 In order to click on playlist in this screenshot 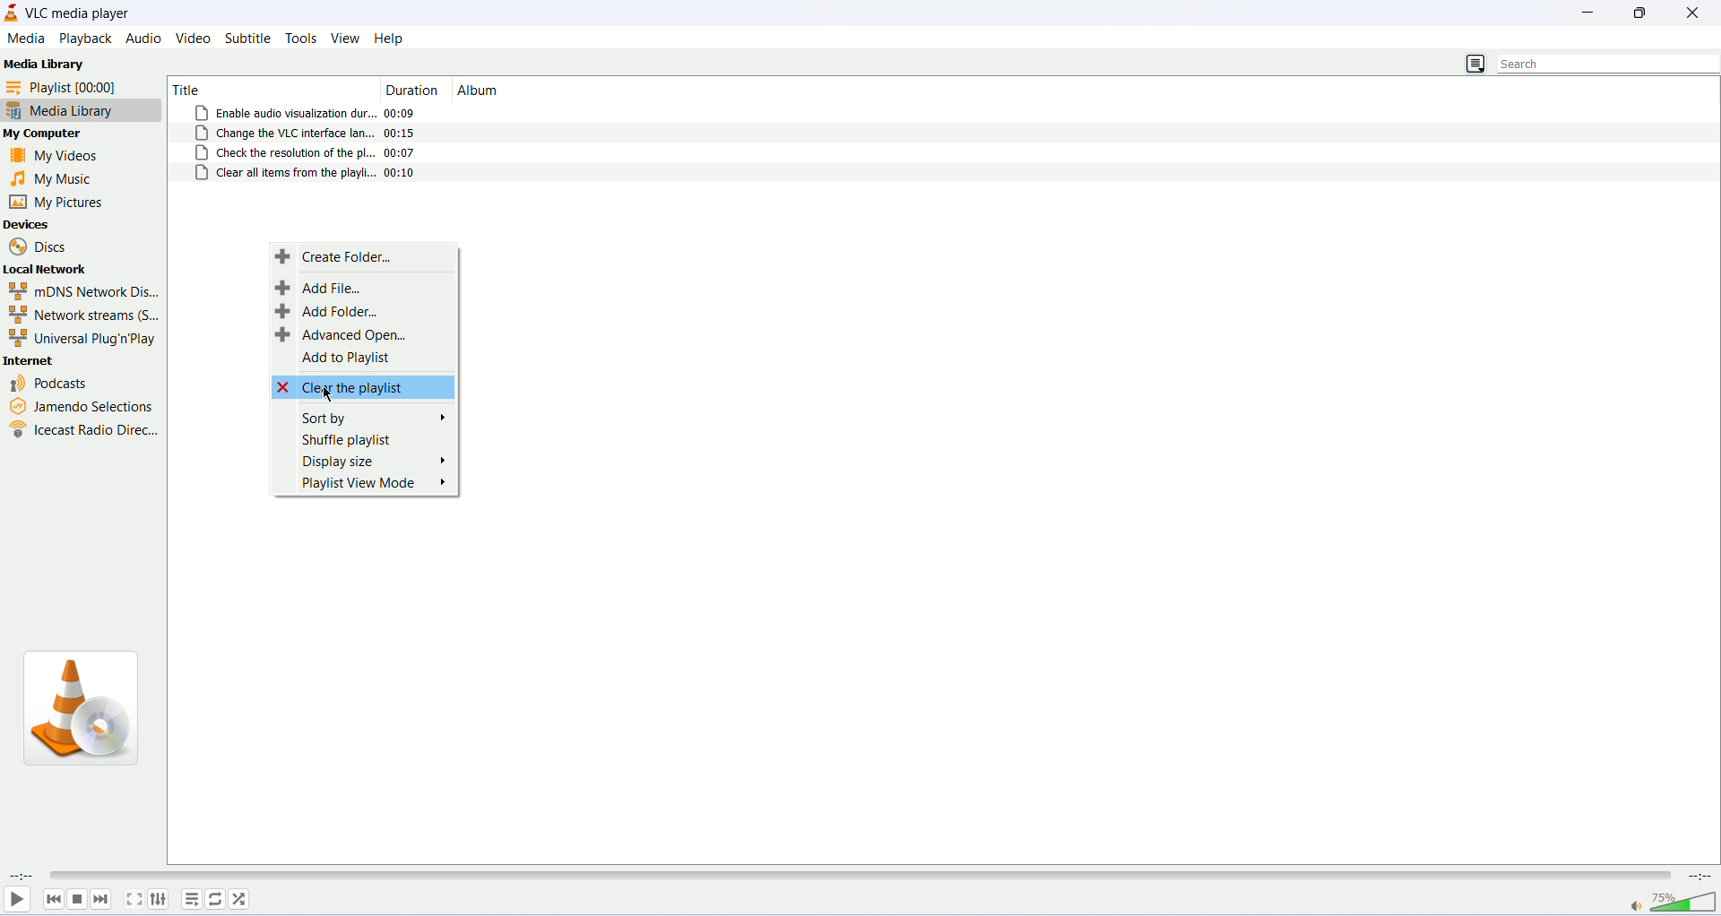, I will do `click(77, 87)`.